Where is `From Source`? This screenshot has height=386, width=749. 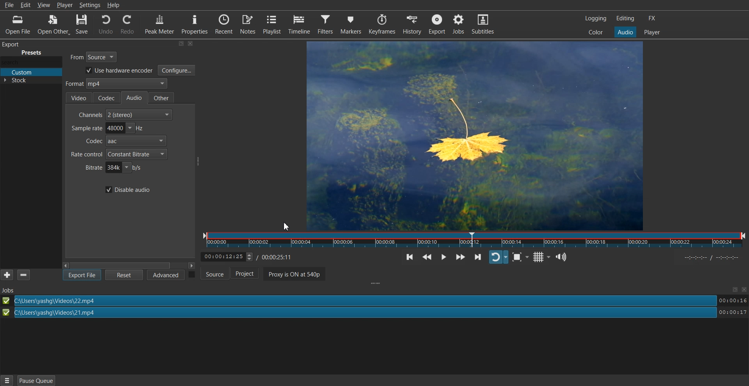
From Source is located at coordinates (94, 56).